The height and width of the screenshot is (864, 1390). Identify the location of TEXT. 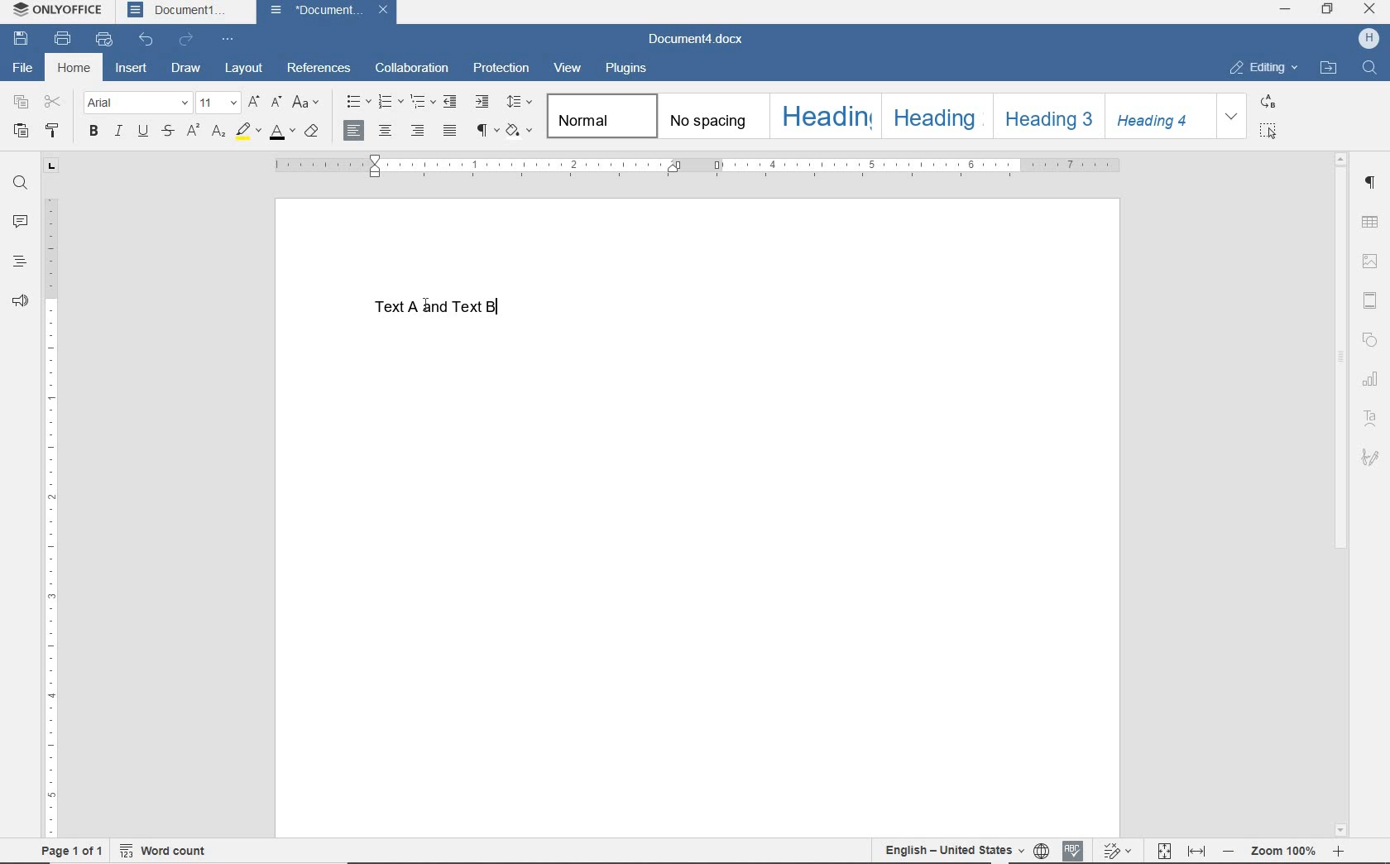
(453, 311).